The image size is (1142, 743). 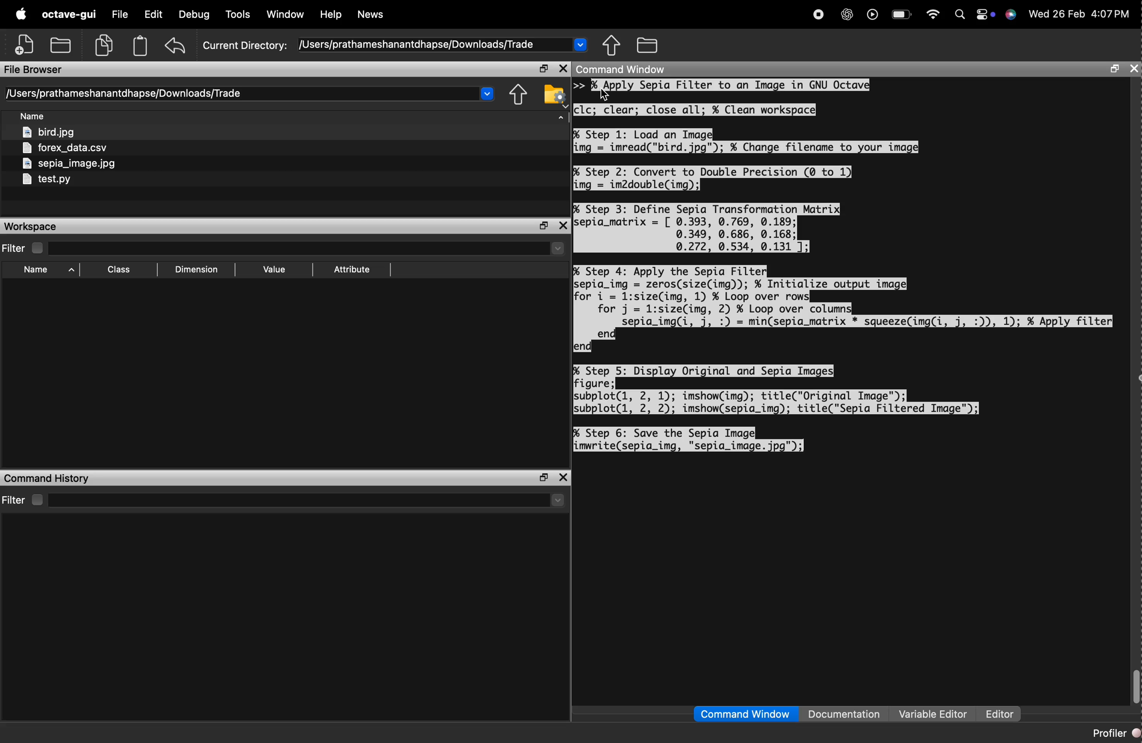 I want to click on >> 73 eel Sepia Filter to an Image in GNU Octave

clc; clear; close all; % Clean workspace

% Step 1: Load an Image

img = imread("bird.jpg"); % Change filename to your image}
% Step 2: Convert to Double Precision (@ to 1)

img = im2double(img);, so click(x=748, y=135).